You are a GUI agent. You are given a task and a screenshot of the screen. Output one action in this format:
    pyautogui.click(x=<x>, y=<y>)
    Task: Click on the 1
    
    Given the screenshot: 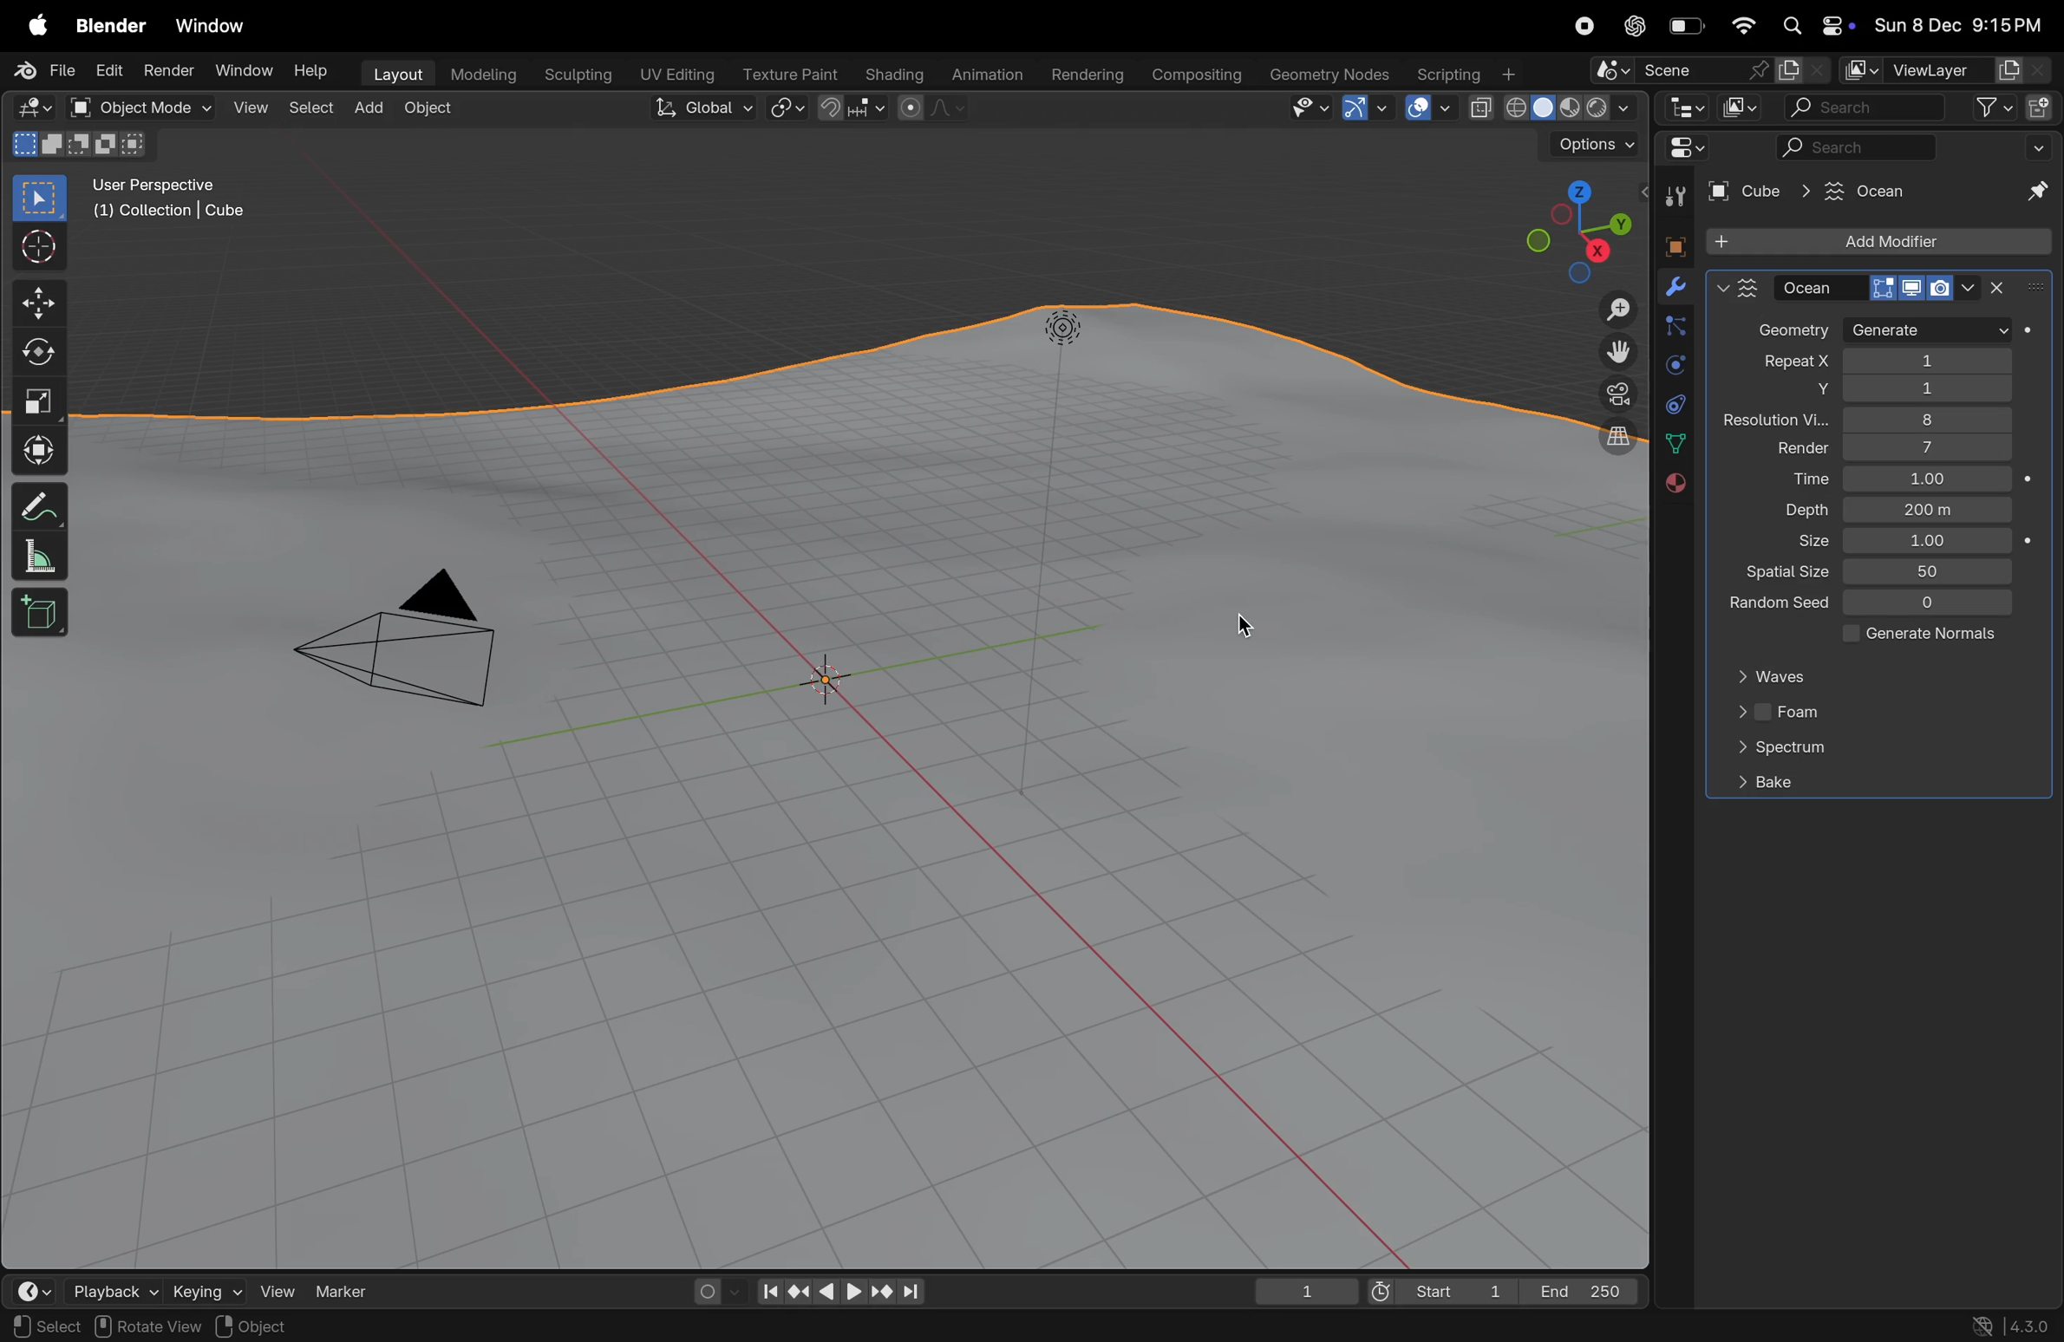 What is the action you would take?
    pyautogui.click(x=1929, y=361)
    